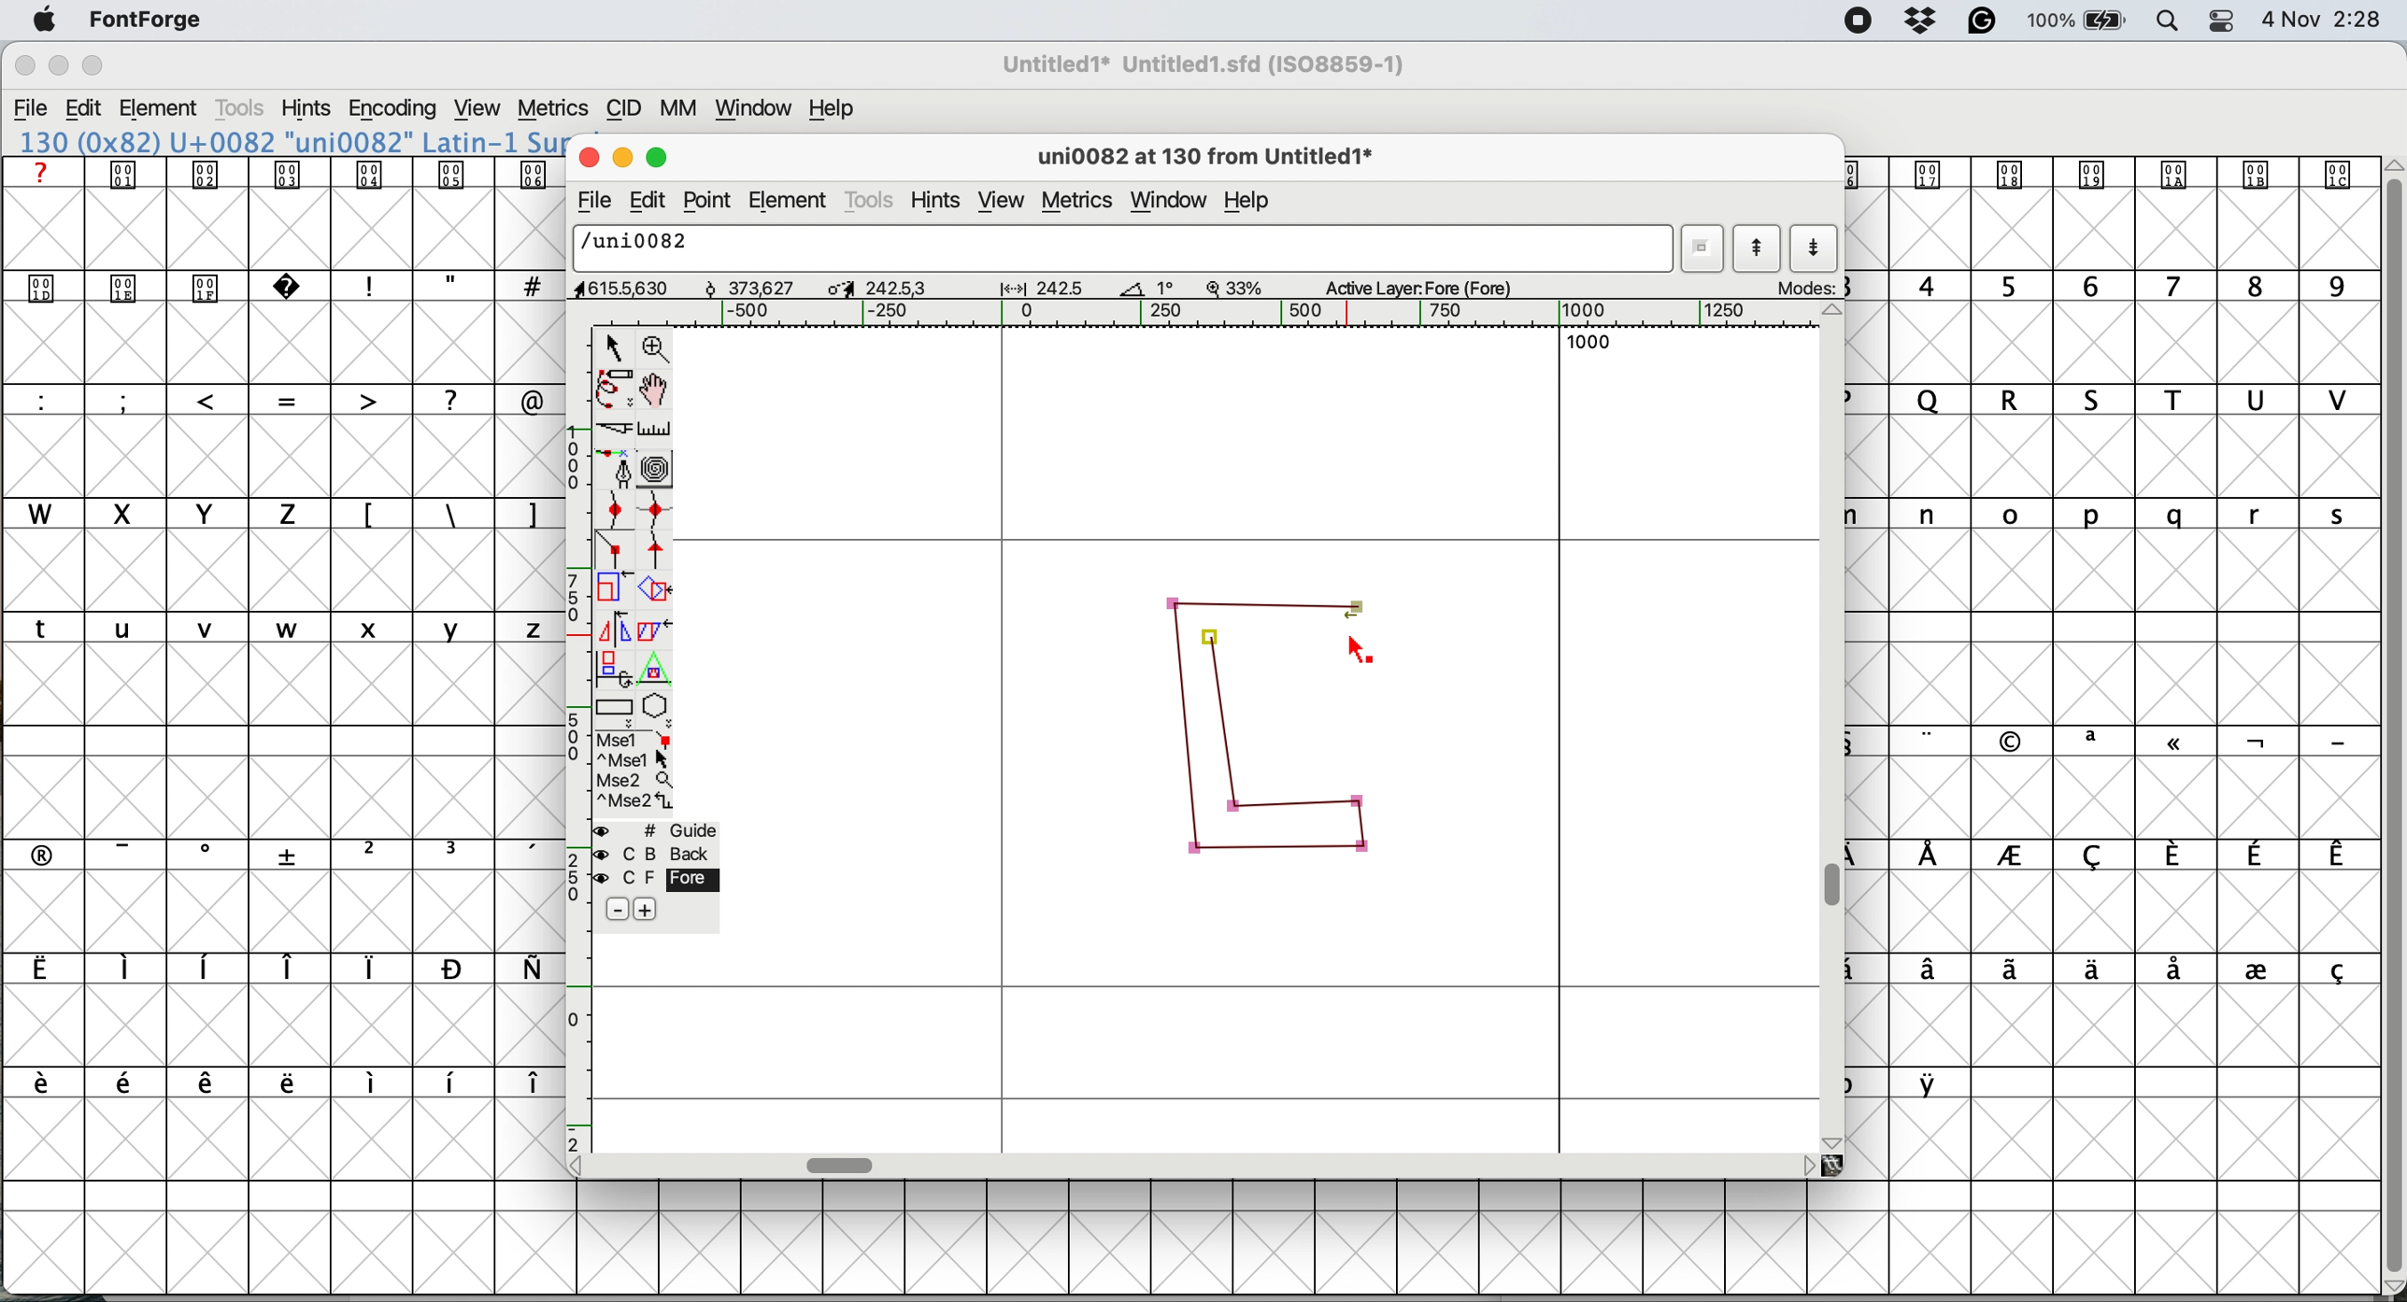 The width and height of the screenshot is (2407, 1302). What do you see at coordinates (2125, 400) in the screenshot?
I see `uppercase letters` at bounding box center [2125, 400].